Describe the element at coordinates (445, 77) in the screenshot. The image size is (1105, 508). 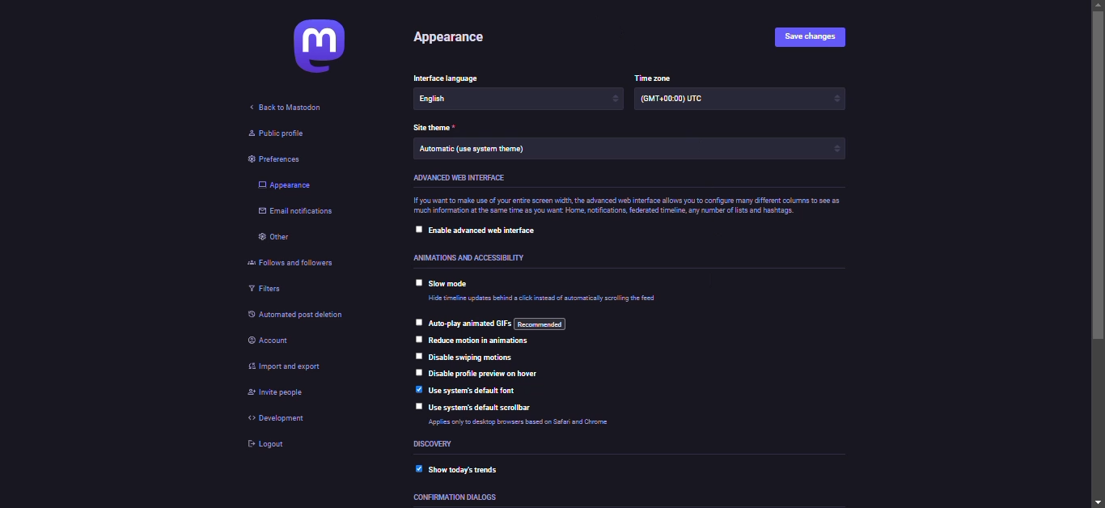
I see `language` at that location.